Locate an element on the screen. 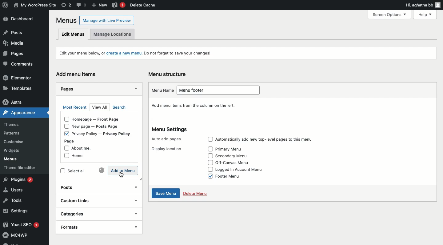 This screenshot has height=245, width=443. checkbox is located at coordinates (66, 119).